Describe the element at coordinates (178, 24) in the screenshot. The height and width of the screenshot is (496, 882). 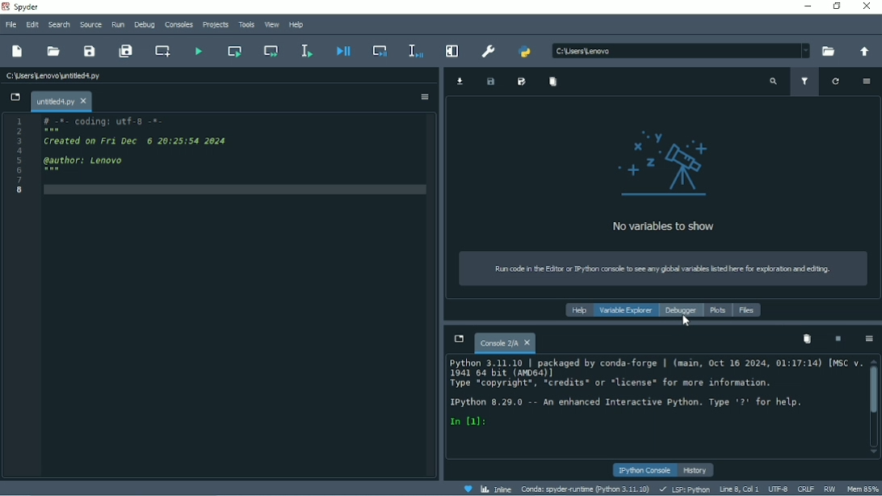
I see `Consoles` at that location.